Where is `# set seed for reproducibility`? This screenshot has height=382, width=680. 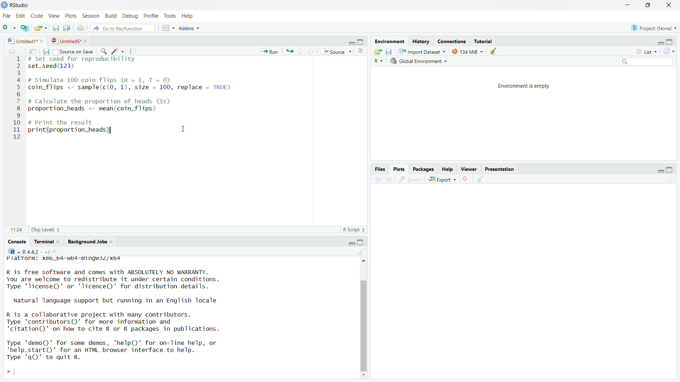
# set seed for reproducibility is located at coordinates (88, 59).